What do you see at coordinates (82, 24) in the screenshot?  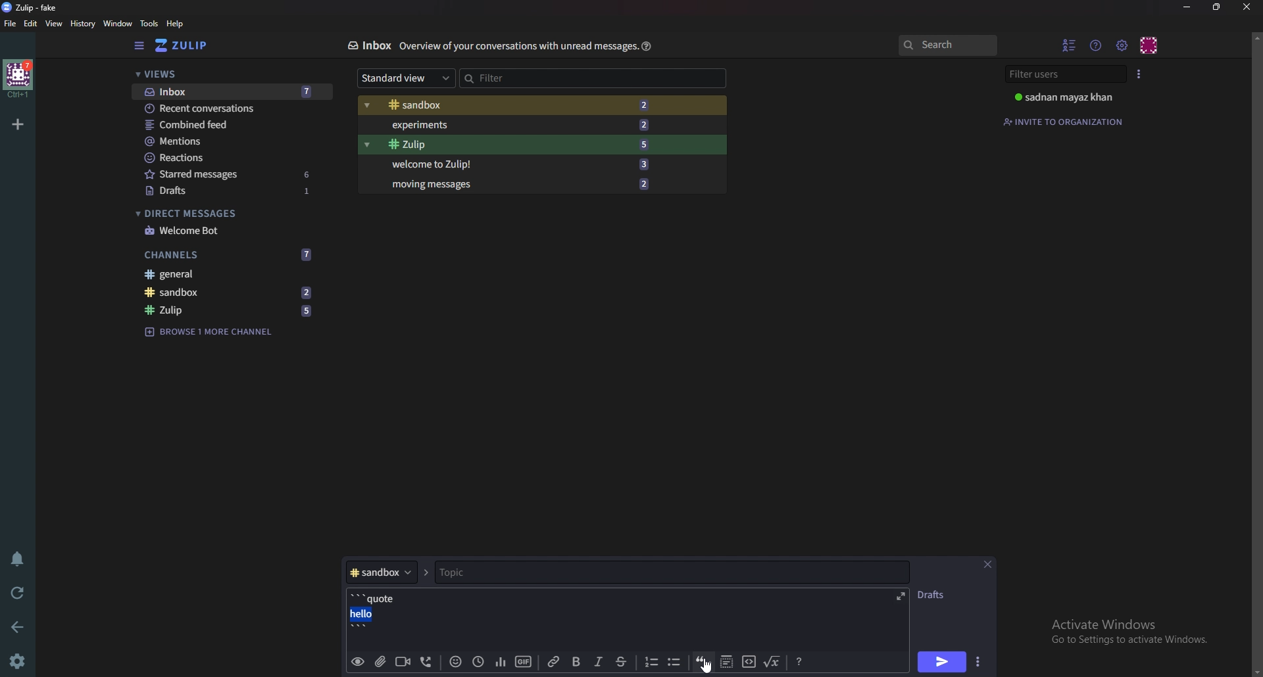 I see `History` at bounding box center [82, 24].